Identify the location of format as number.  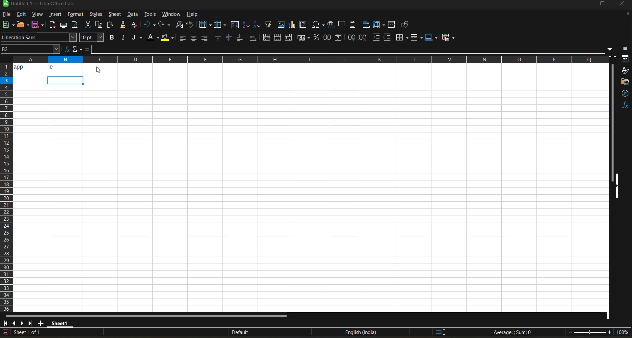
(329, 38).